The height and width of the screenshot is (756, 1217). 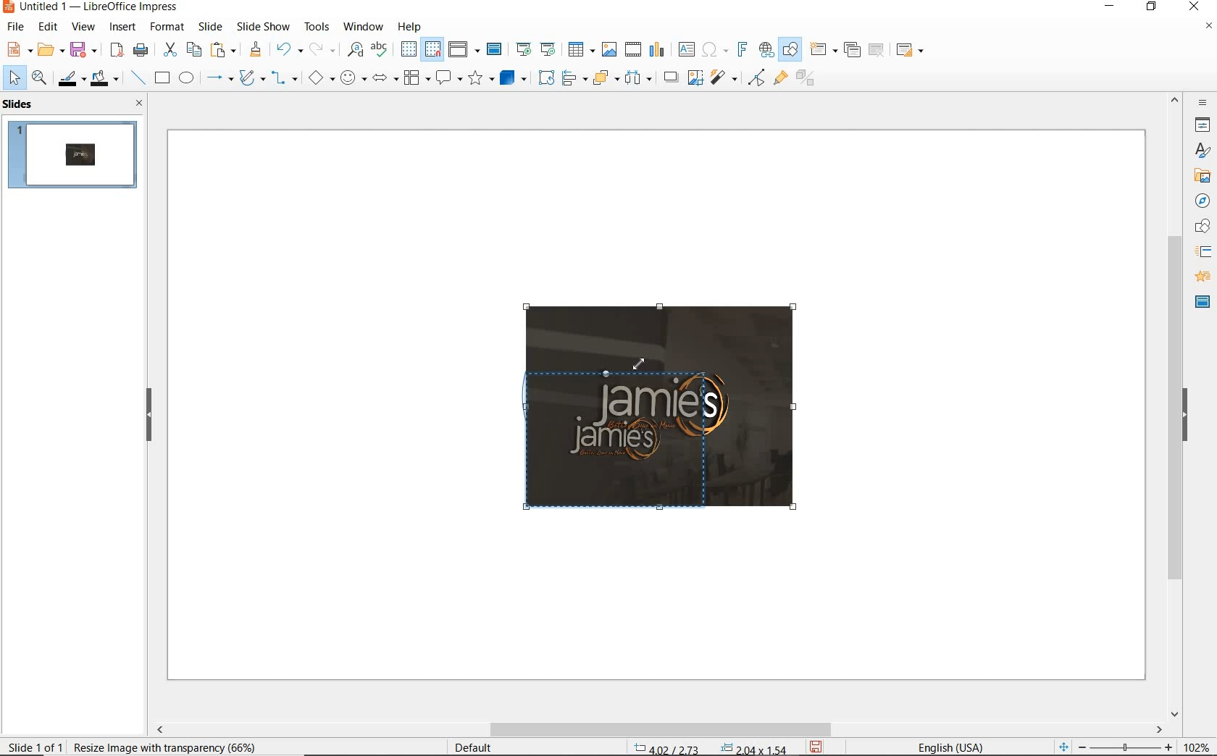 What do you see at coordinates (496, 50) in the screenshot?
I see `master slide` at bounding box center [496, 50].